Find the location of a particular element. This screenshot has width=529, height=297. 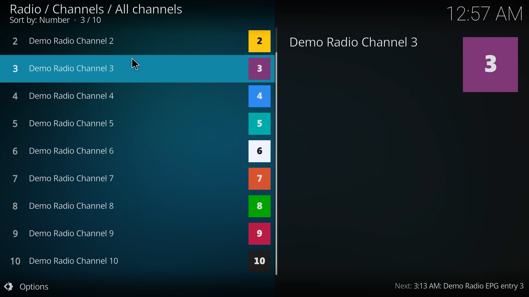

8 is located at coordinates (258, 207).